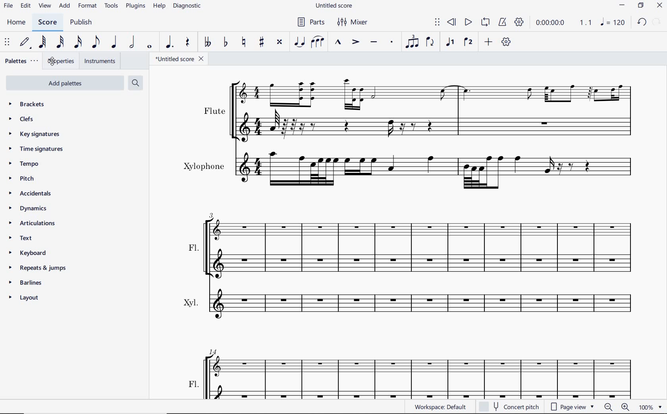  Describe the element at coordinates (23, 178) in the screenshot. I see `pitch` at that location.